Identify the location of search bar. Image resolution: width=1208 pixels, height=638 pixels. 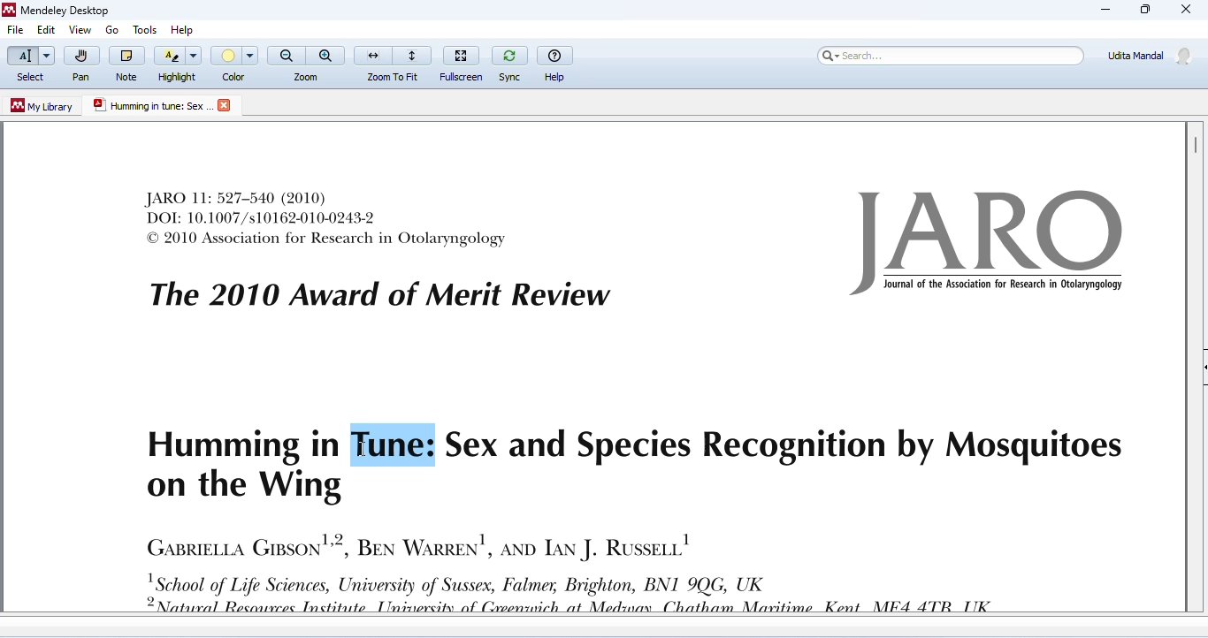
(948, 55).